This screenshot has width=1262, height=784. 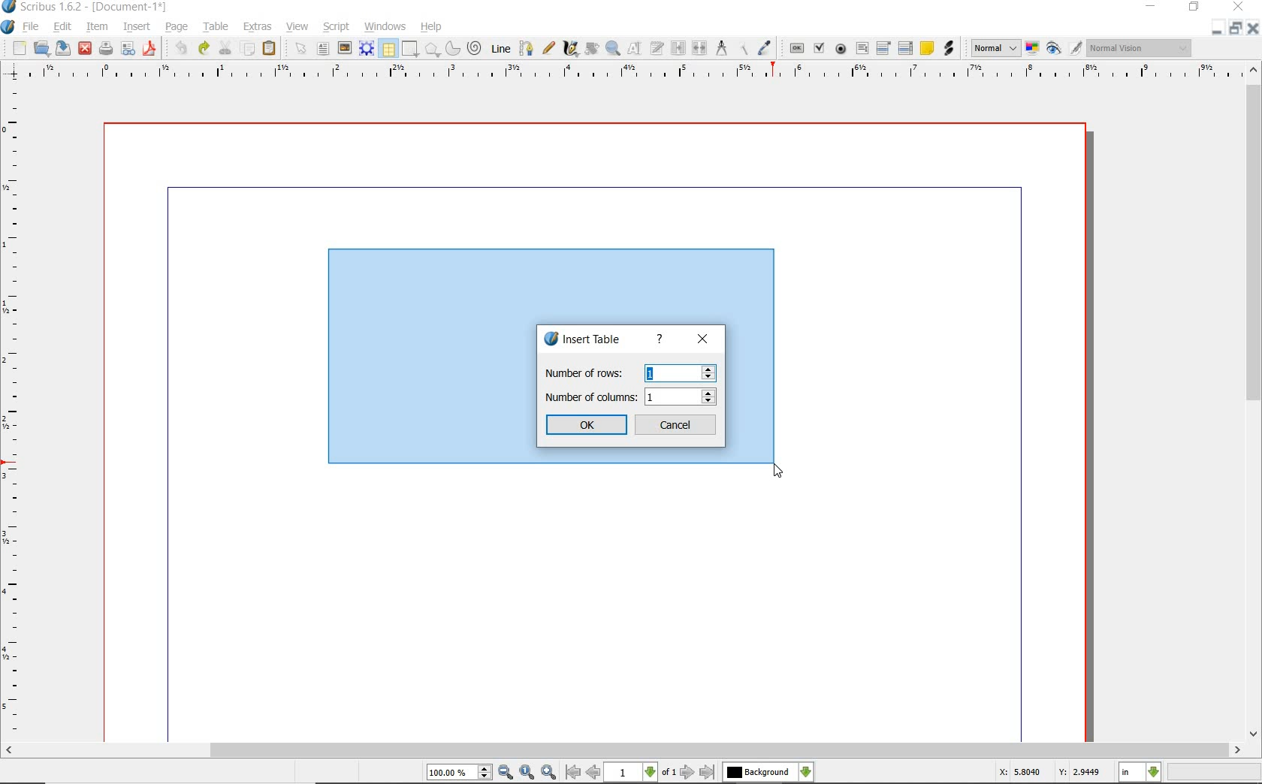 I want to click on close, so click(x=702, y=340).